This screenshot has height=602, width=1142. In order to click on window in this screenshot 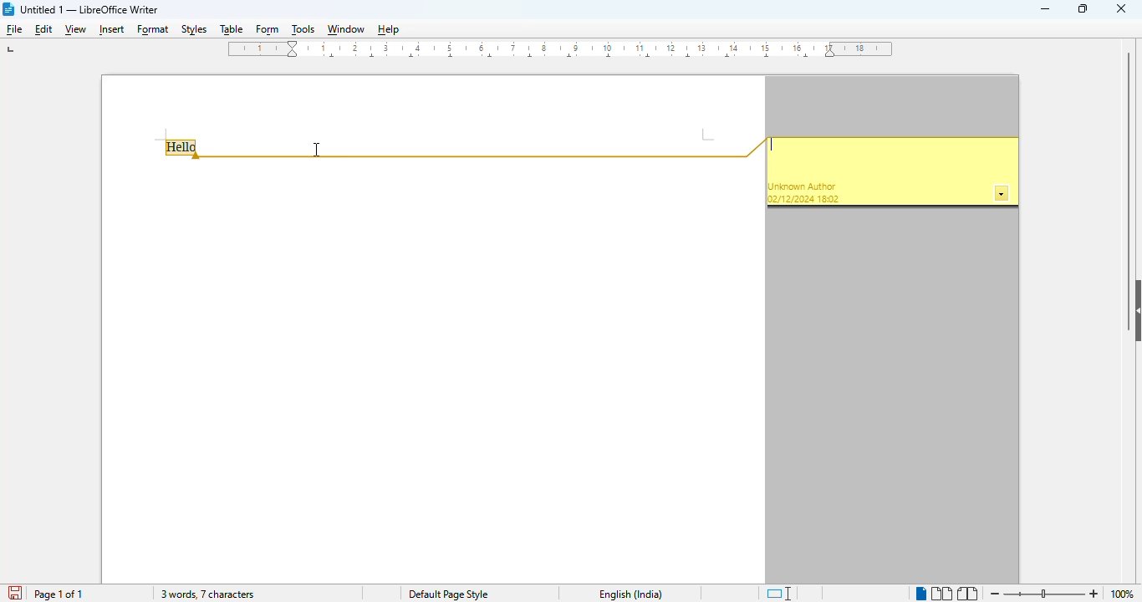, I will do `click(345, 29)`.